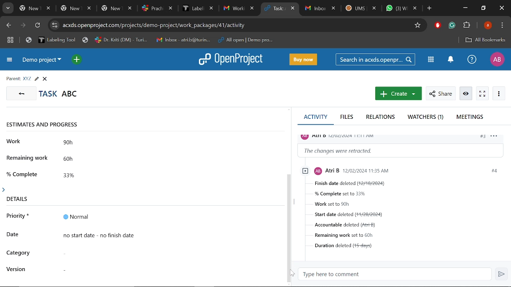 The image size is (511, 287). Describe the element at coordinates (382, 170) in the screenshot. I see `profile` at that location.